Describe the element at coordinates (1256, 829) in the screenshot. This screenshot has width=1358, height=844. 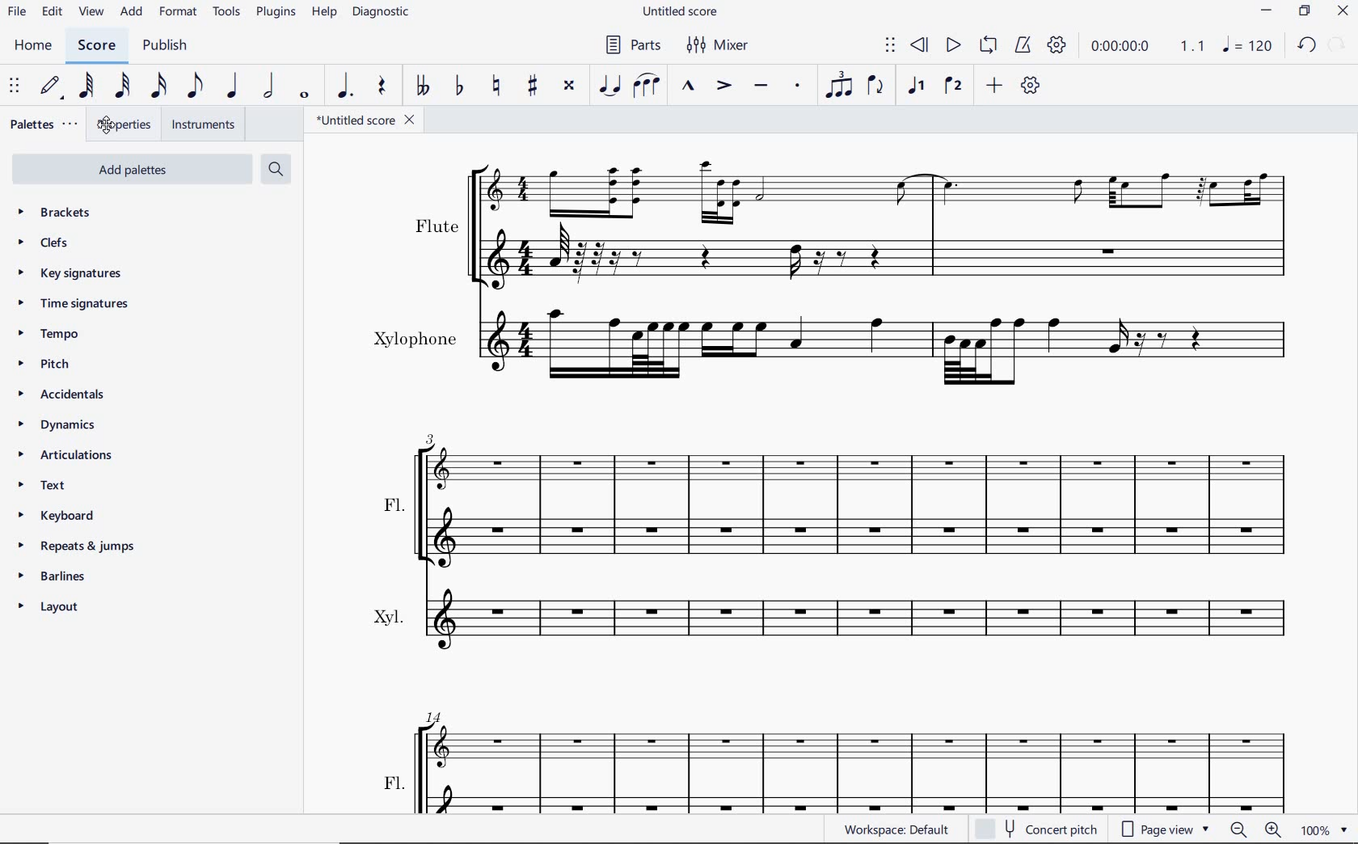
I see `zoom out or zoom in` at that location.